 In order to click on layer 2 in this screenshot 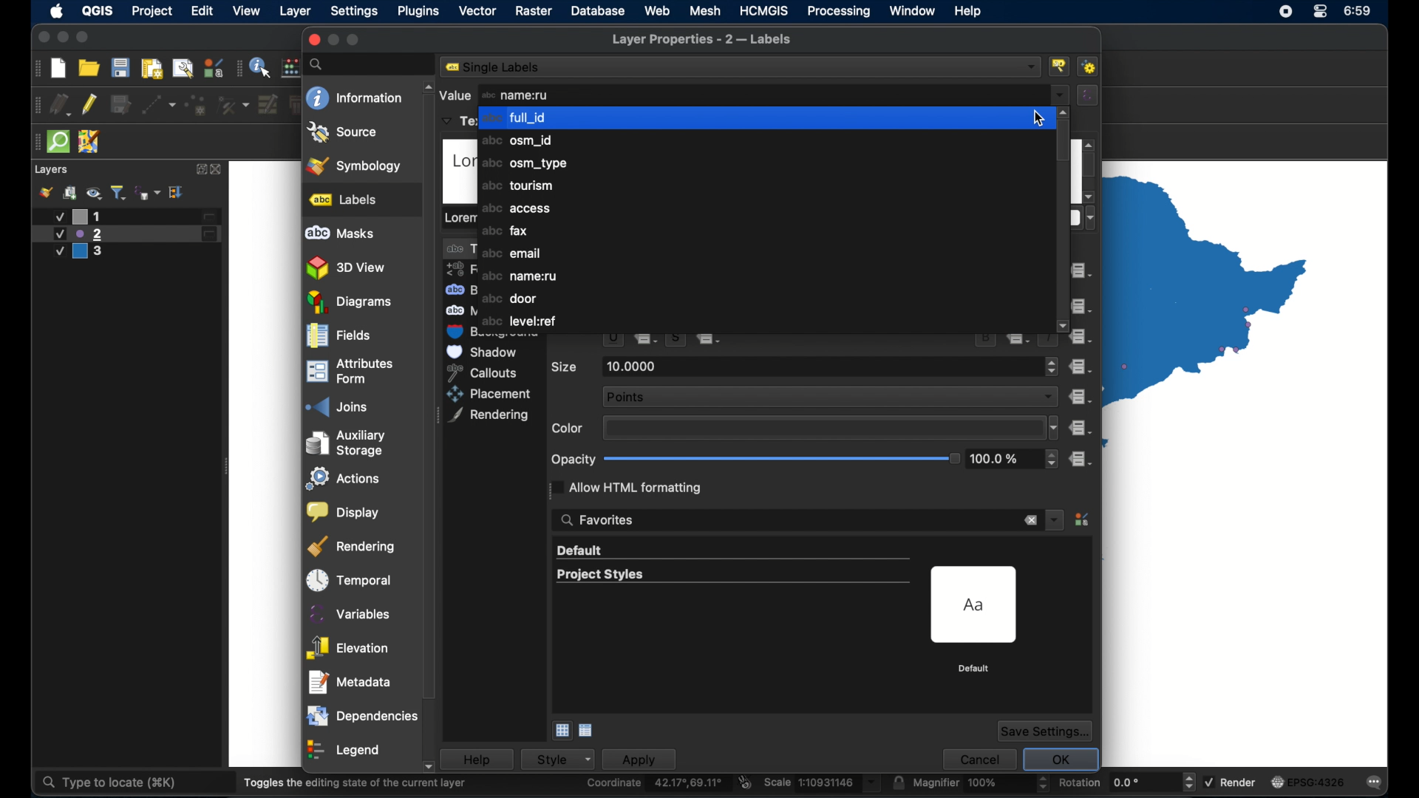, I will do `click(126, 234)`.